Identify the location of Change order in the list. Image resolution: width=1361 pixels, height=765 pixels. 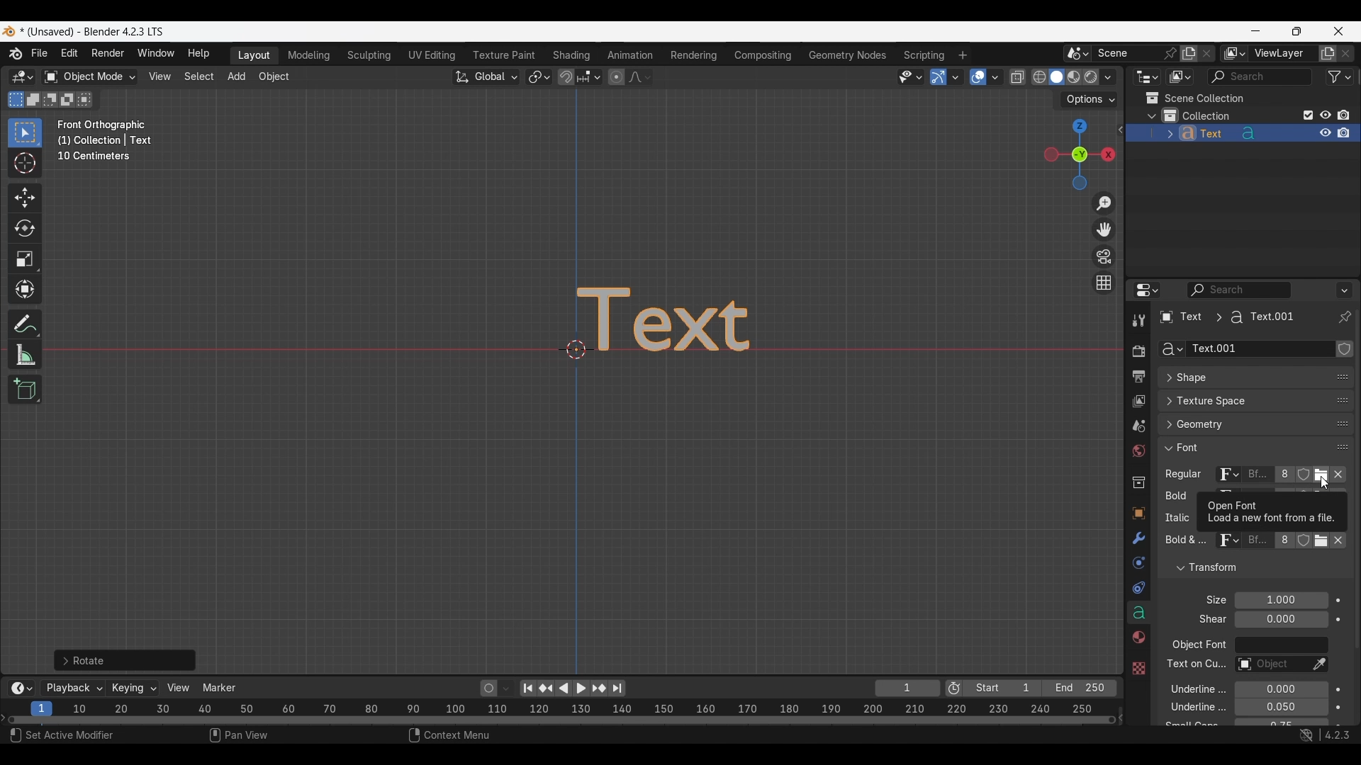
(1343, 562).